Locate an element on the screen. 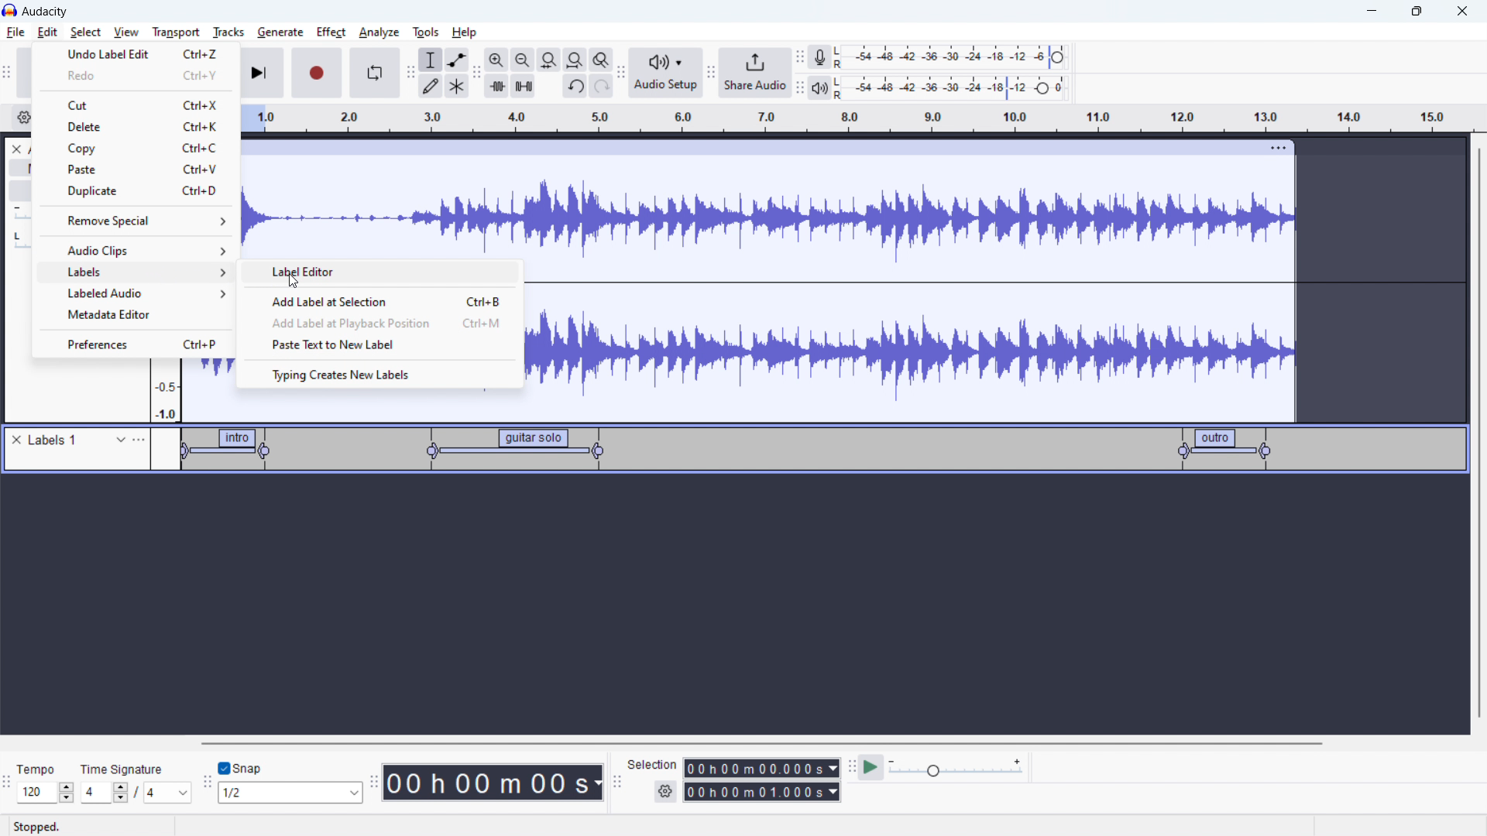  label 2 is located at coordinates (508, 451).